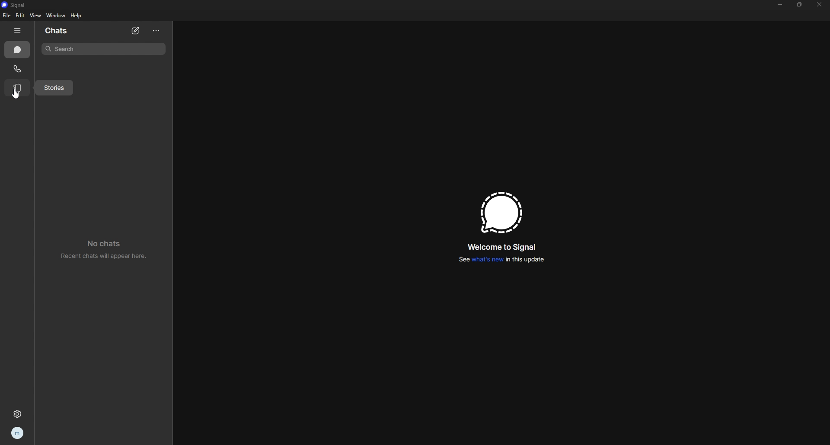 The width and height of the screenshot is (830, 445). I want to click on edit, so click(20, 16).